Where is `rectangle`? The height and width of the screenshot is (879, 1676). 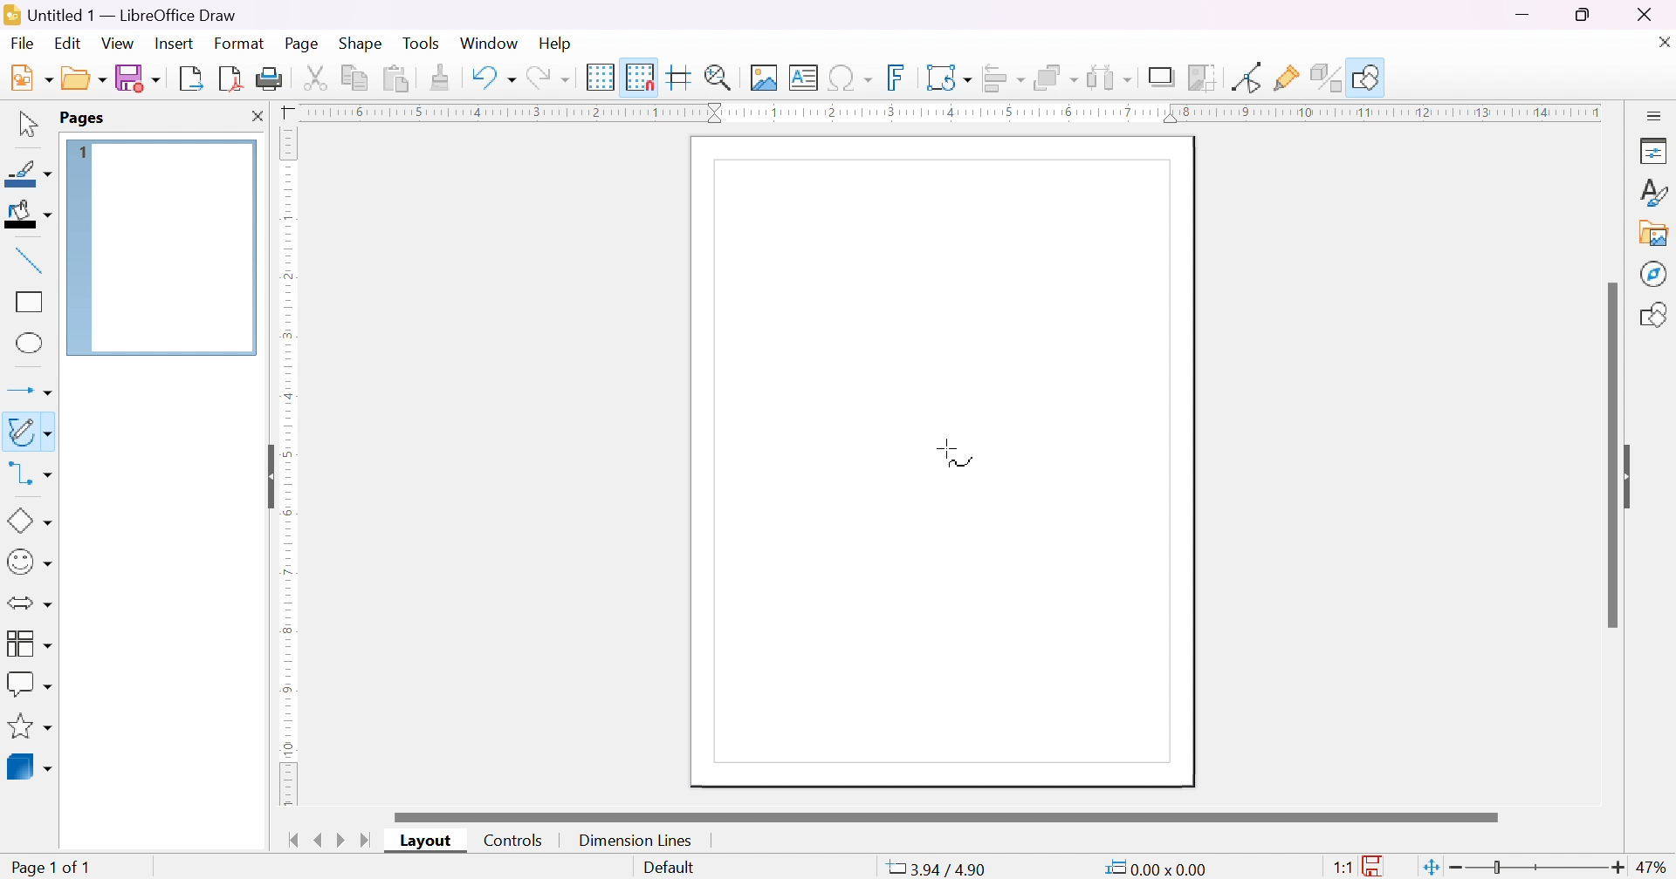
rectangle is located at coordinates (30, 300).